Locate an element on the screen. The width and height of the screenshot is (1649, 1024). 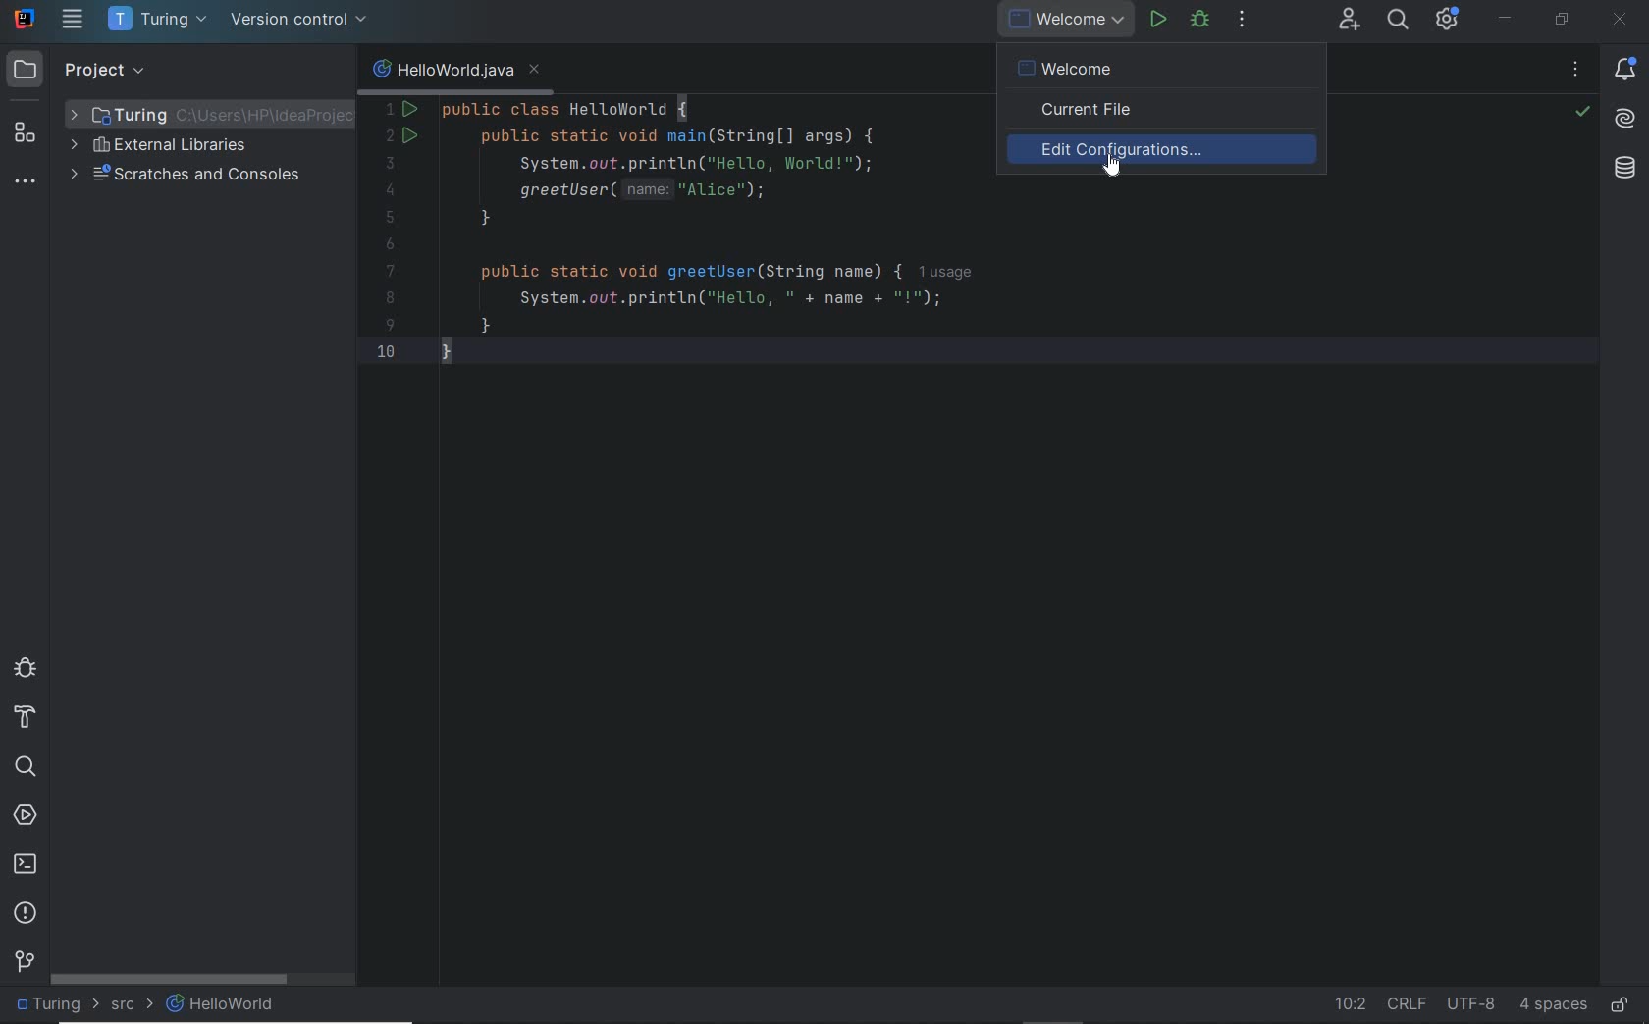
recent files, tab actions is located at coordinates (1575, 73).